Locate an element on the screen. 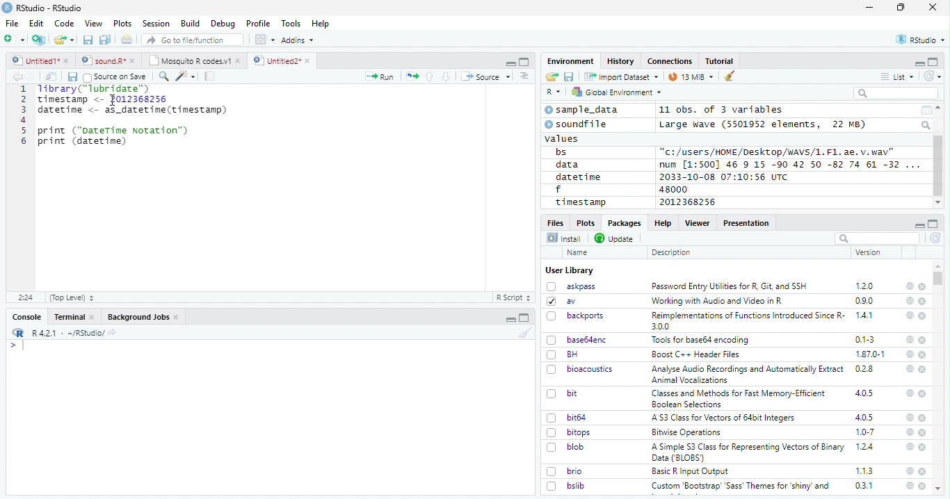 The width and height of the screenshot is (950, 499). help is located at coordinates (908, 446).